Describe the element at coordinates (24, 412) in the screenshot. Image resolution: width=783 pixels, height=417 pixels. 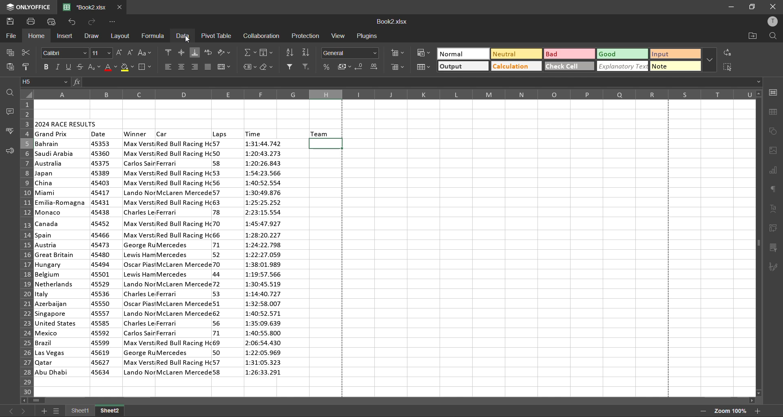
I see `next` at that location.